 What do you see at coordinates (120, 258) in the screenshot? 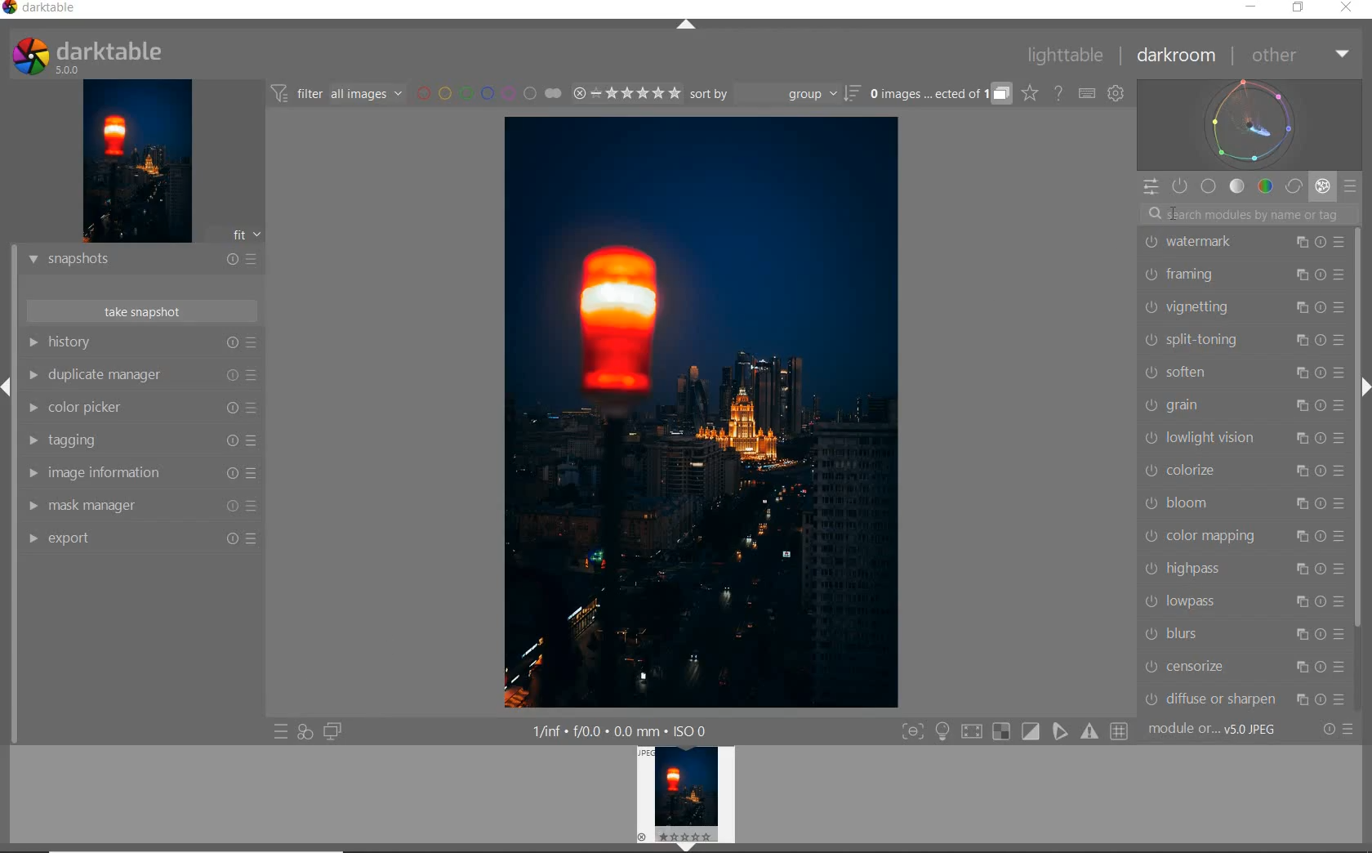
I see `SNAPSHOTS` at bounding box center [120, 258].